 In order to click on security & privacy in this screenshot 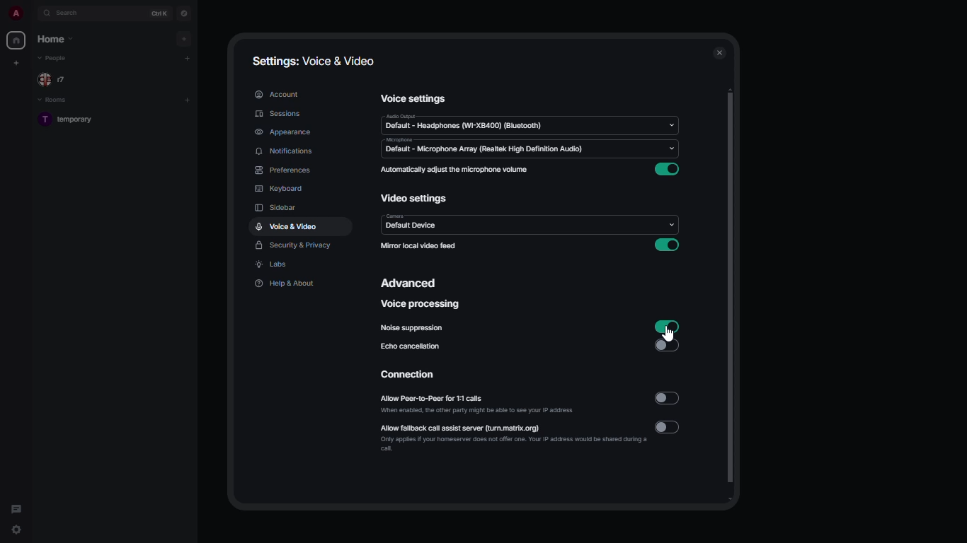, I will do `click(292, 246)`.